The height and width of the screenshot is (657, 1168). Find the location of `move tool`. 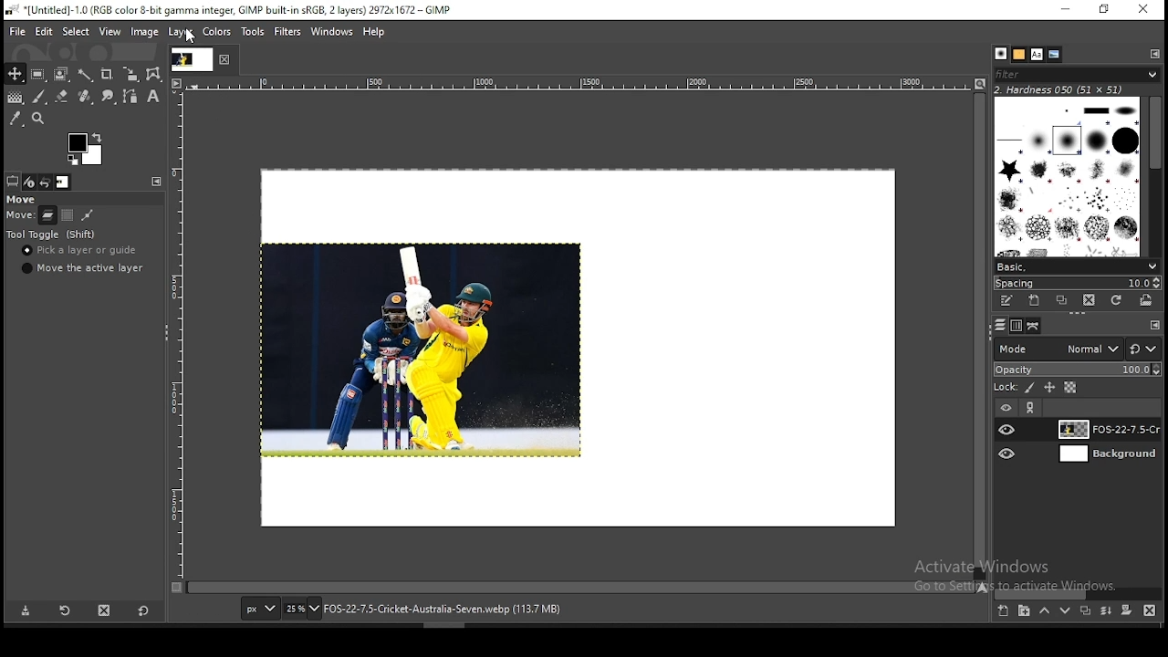

move tool is located at coordinates (15, 74).